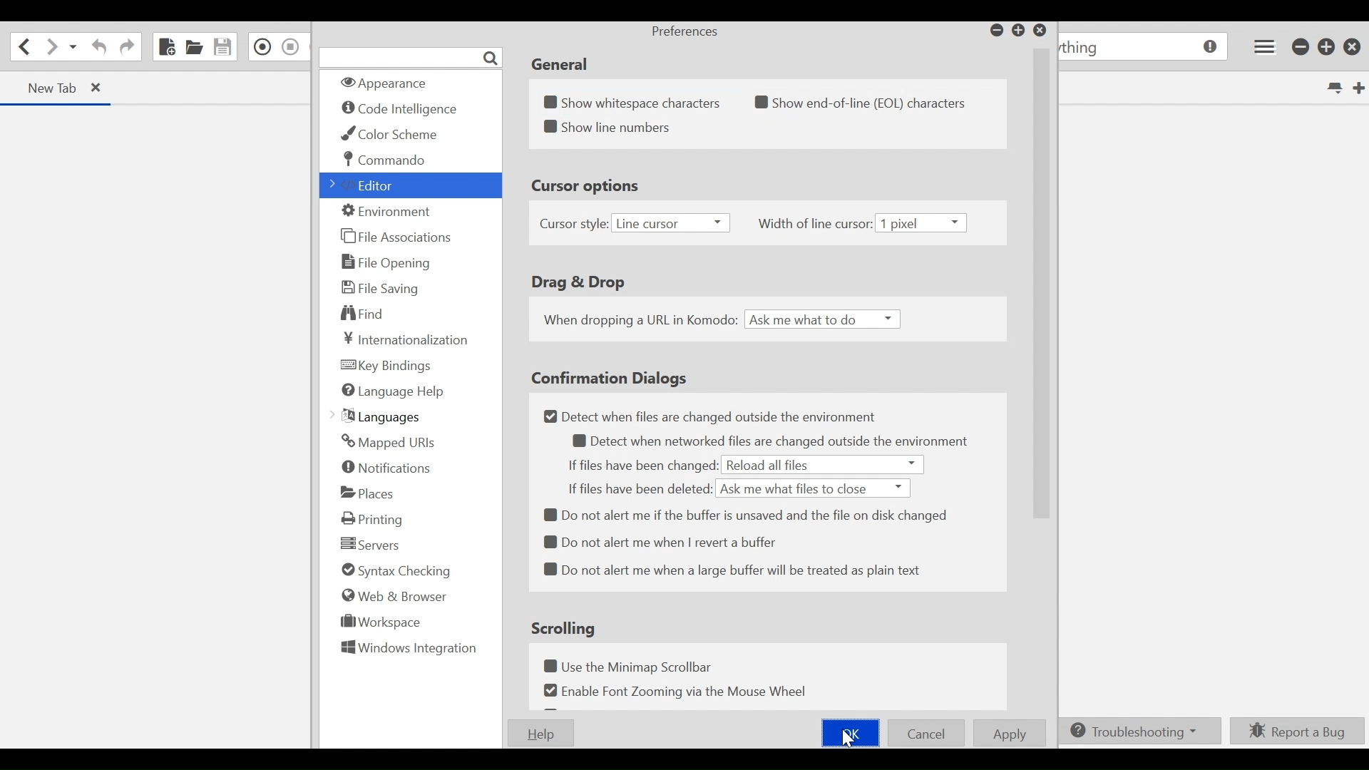 The width and height of the screenshot is (1369, 770). What do you see at coordinates (49, 48) in the screenshot?
I see `Go forward one location` at bounding box center [49, 48].